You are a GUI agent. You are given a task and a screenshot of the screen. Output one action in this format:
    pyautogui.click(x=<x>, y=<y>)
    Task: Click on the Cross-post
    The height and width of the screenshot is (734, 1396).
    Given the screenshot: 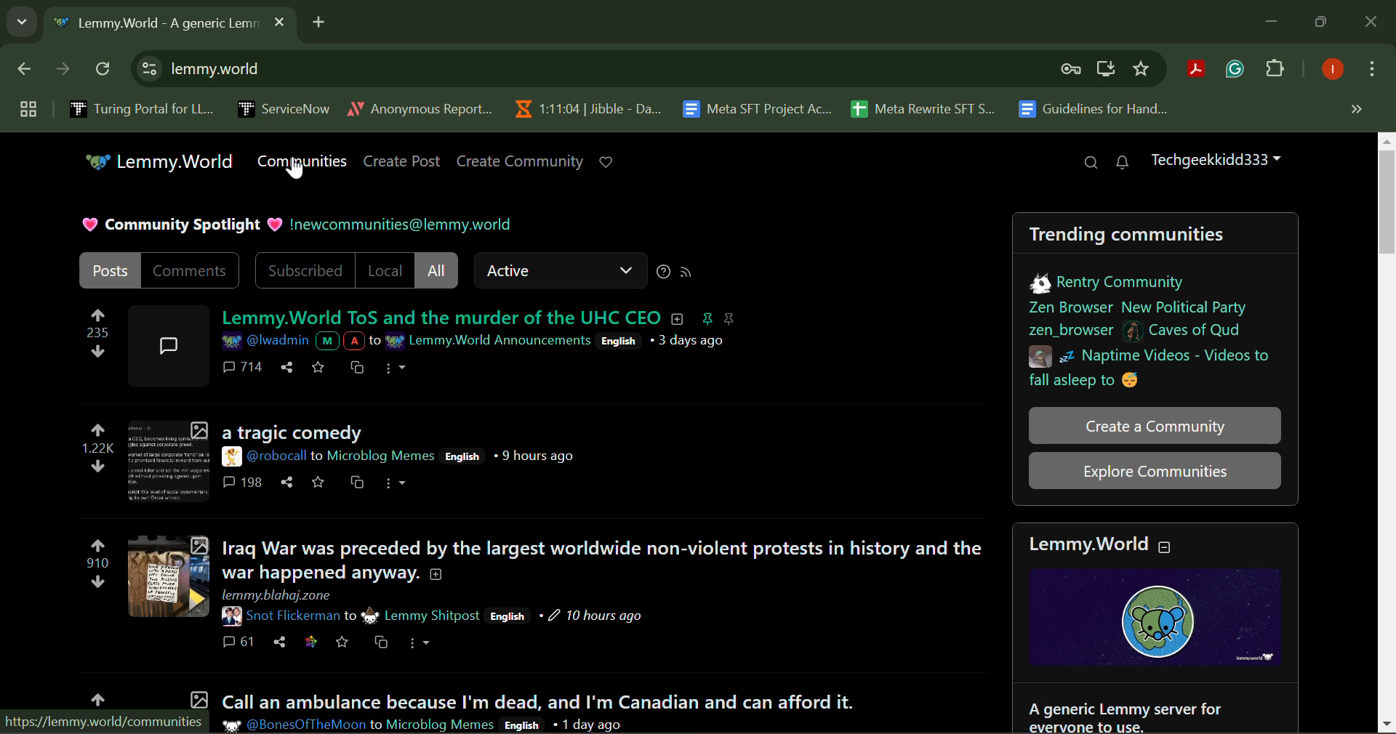 What is the action you would take?
    pyautogui.click(x=357, y=366)
    